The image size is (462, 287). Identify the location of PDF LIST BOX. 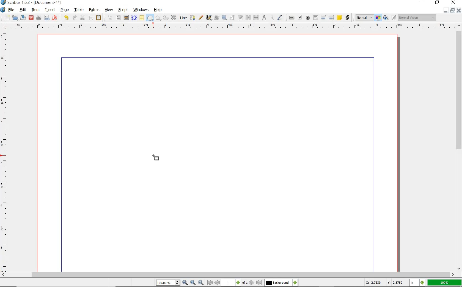
(332, 18).